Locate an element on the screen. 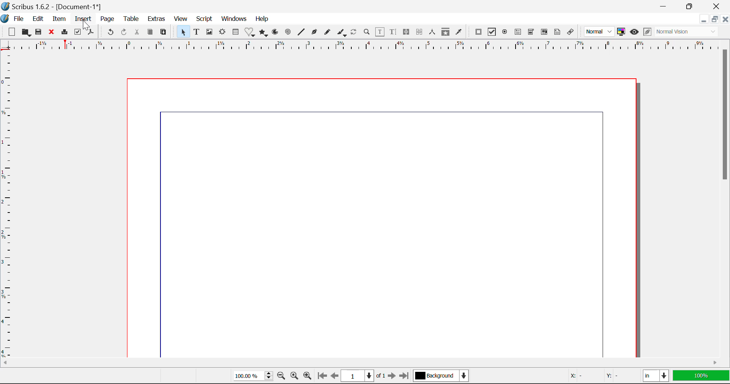  Insert is located at coordinates (82, 19).